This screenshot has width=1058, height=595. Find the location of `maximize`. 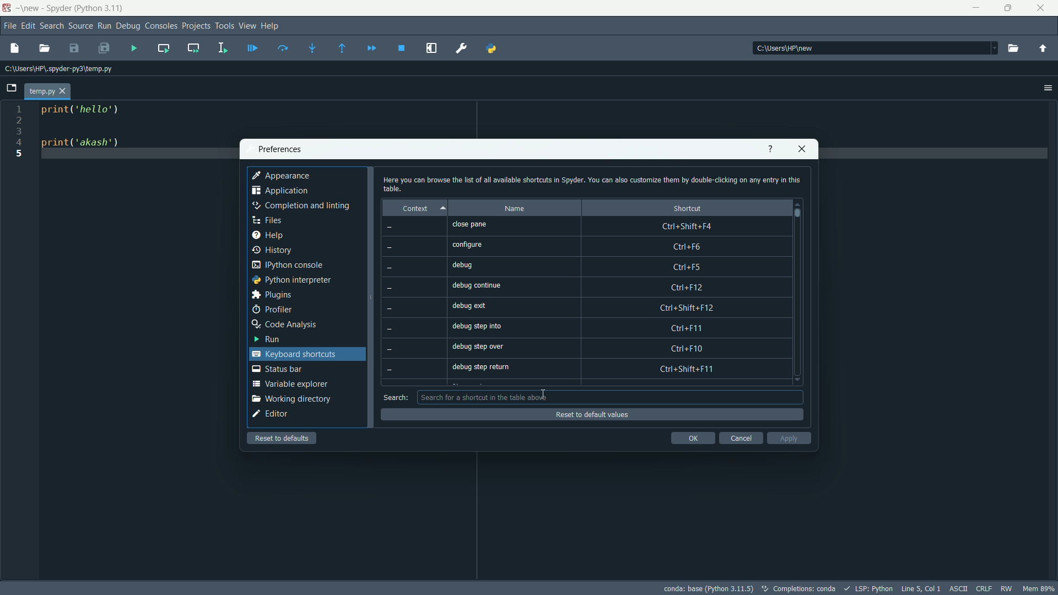

maximize is located at coordinates (1008, 8).